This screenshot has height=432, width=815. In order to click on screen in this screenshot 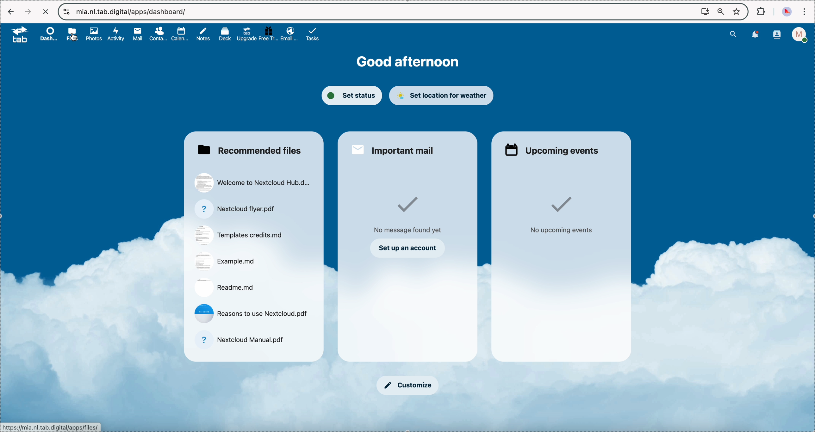, I will do `click(705, 11)`.